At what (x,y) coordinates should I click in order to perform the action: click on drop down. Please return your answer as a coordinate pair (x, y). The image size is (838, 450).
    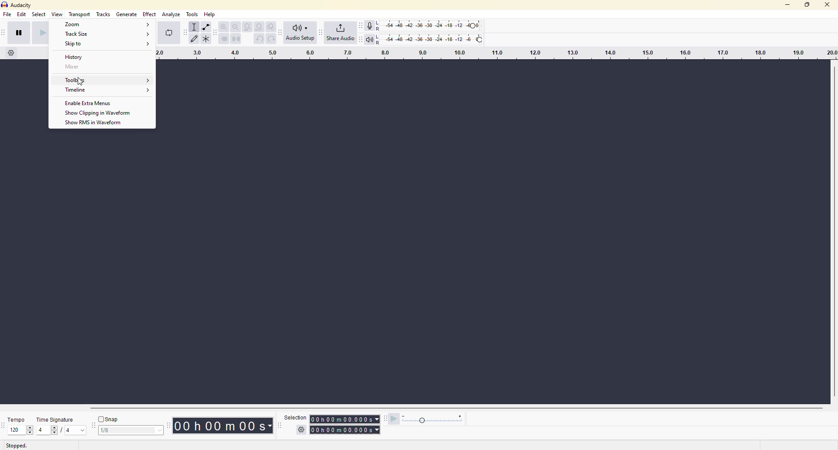
    Looking at the image, I should click on (160, 430).